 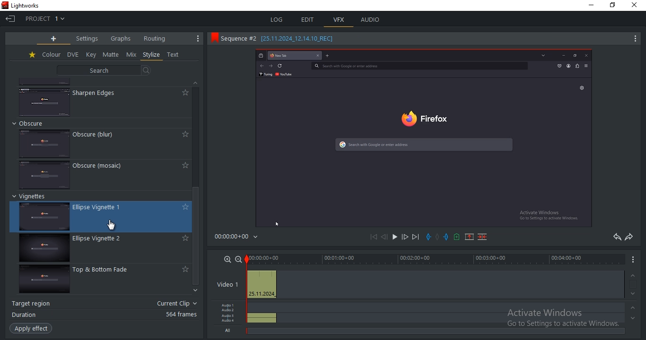 I want to click on Thumbnail, so click(x=44, y=101).